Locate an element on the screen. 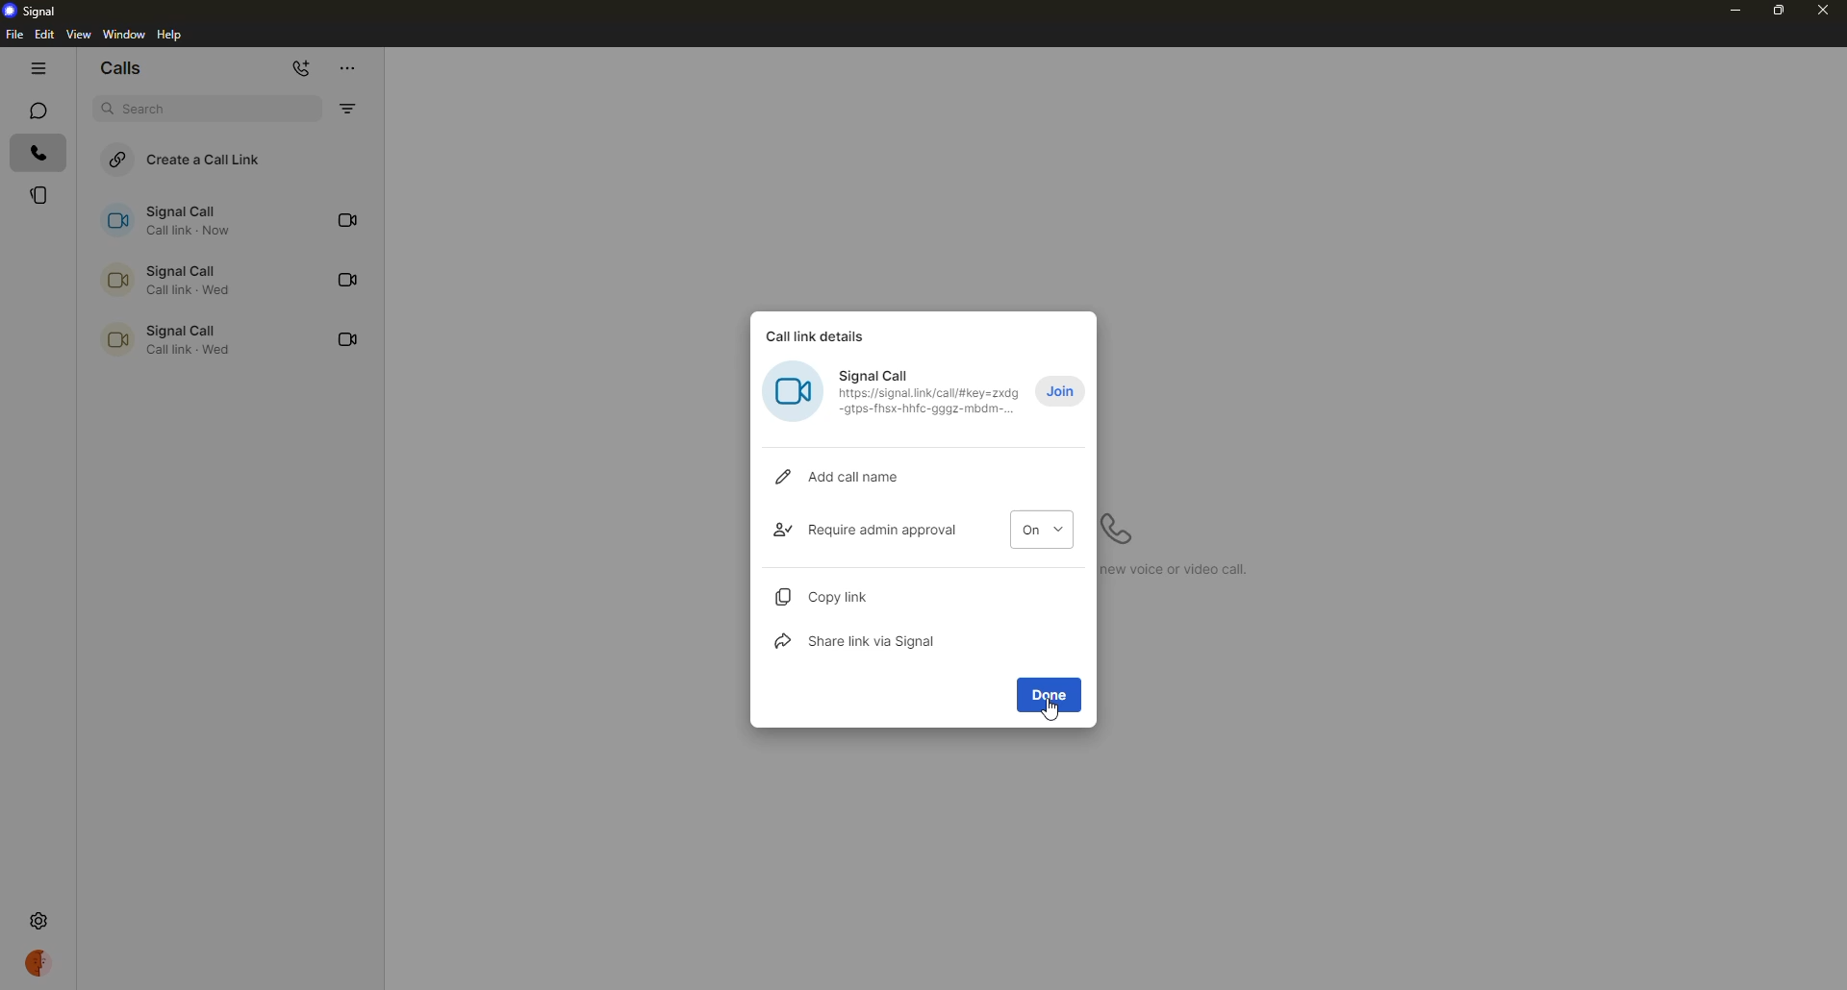 Image resolution: width=1847 pixels, height=990 pixels. start a voice call is located at coordinates (1117, 529).